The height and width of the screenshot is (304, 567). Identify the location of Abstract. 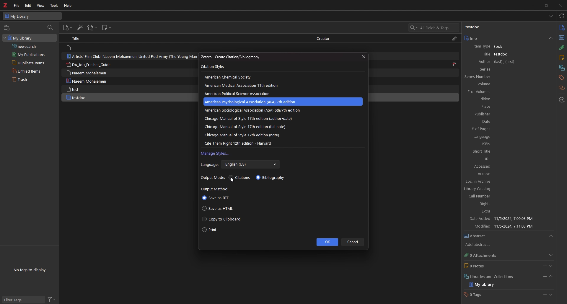
(509, 236).